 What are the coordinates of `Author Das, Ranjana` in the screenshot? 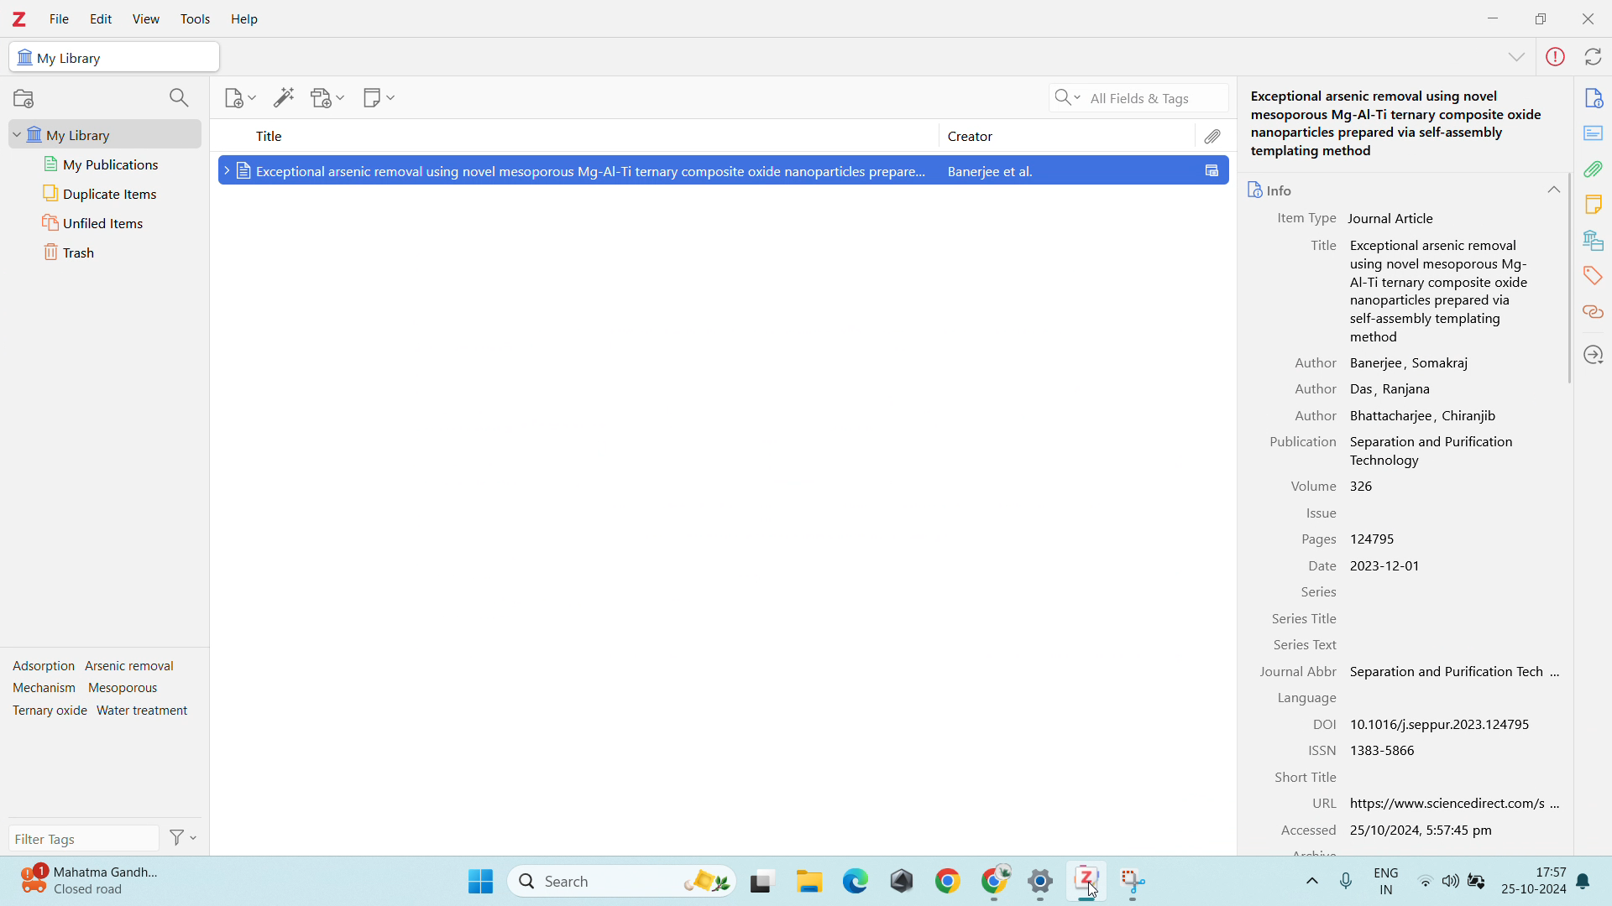 It's located at (1367, 387).